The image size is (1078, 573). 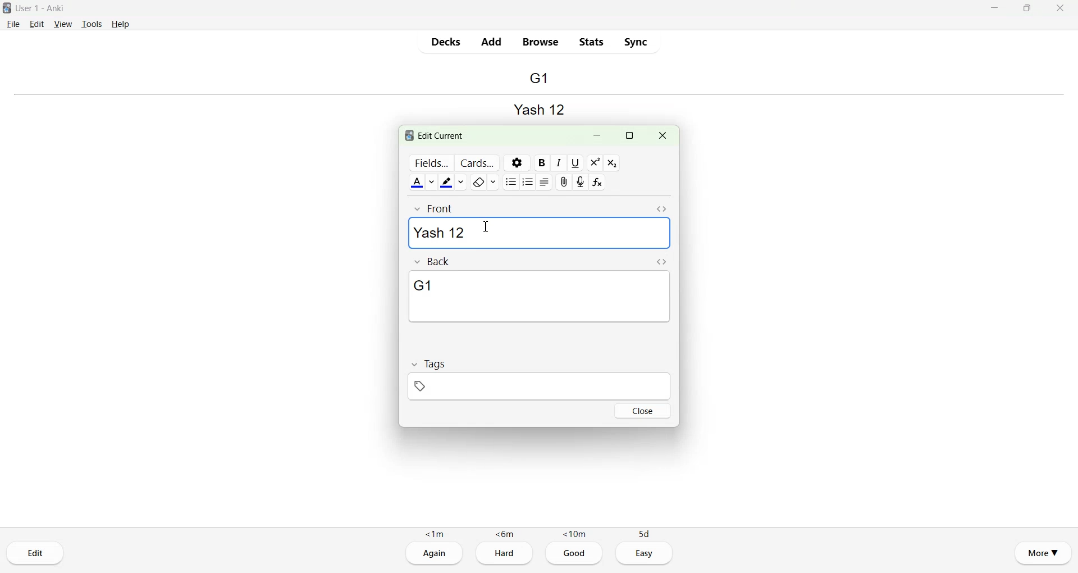 I want to click on More, so click(x=1043, y=552).